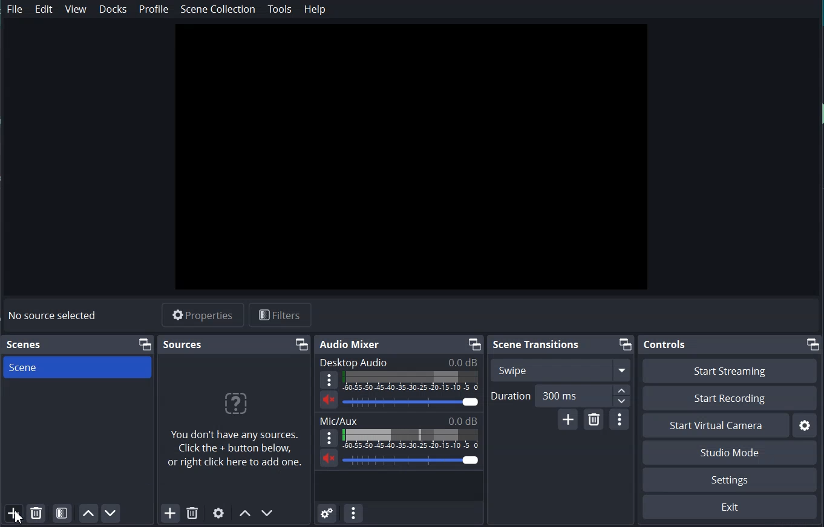 The width and height of the screenshot is (824, 527). I want to click on Volume indicator, so click(412, 439).